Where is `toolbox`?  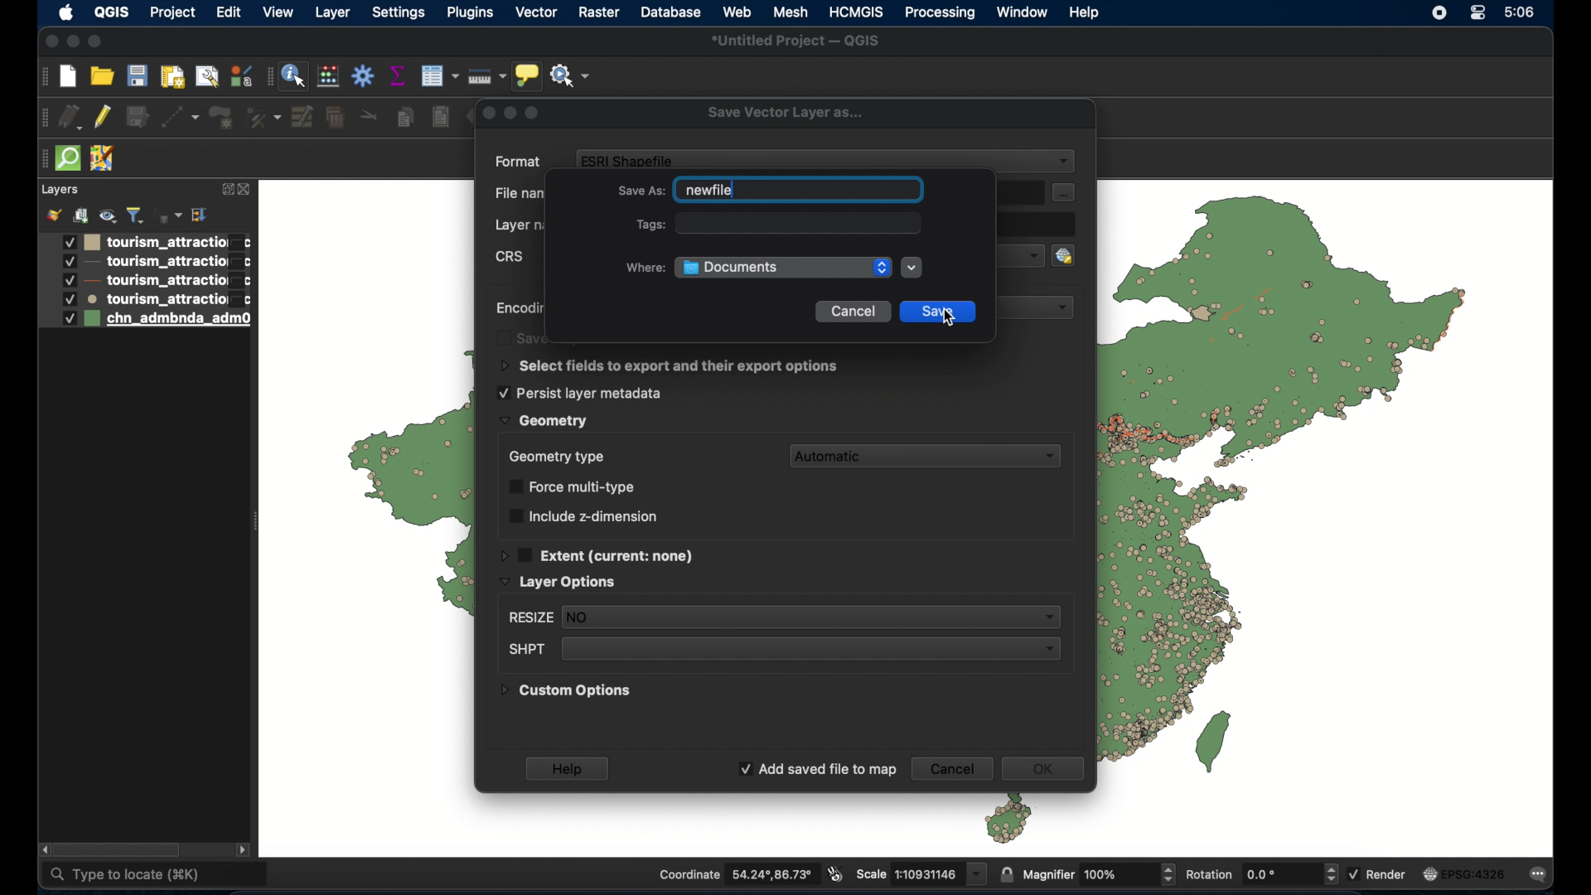
toolbox is located at coordinates (364, 77).